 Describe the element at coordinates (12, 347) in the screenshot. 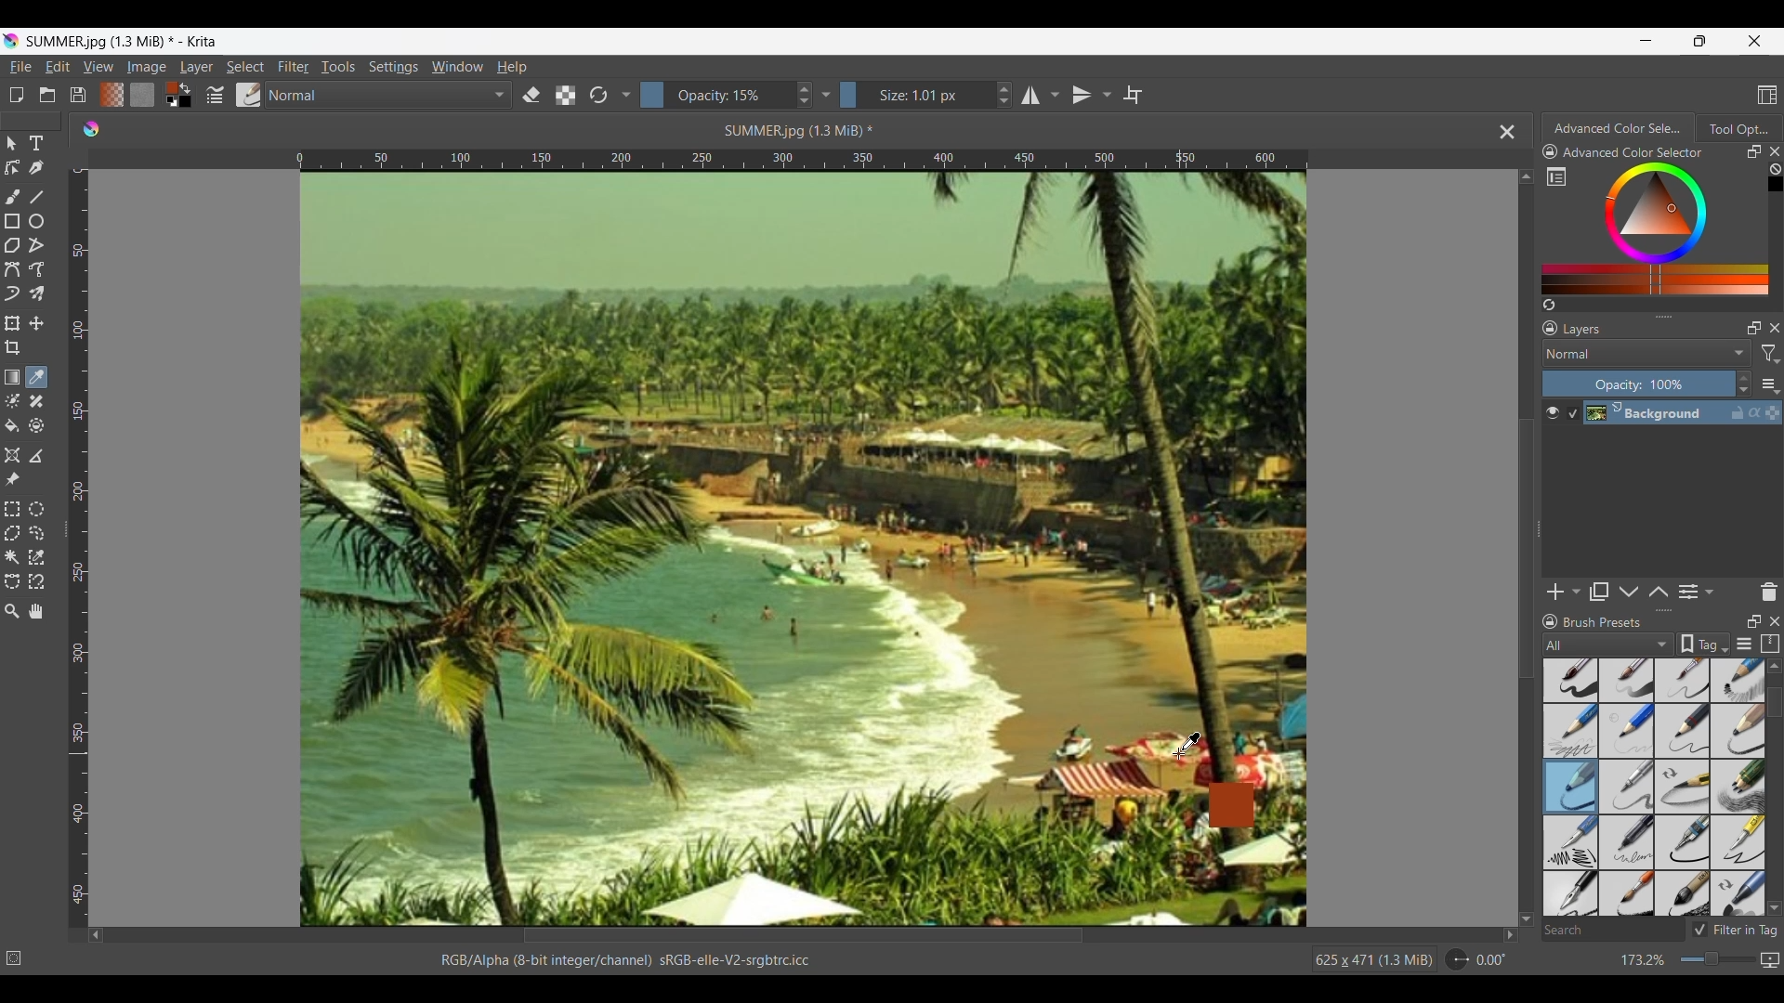

I see `Crop tool` at that location.